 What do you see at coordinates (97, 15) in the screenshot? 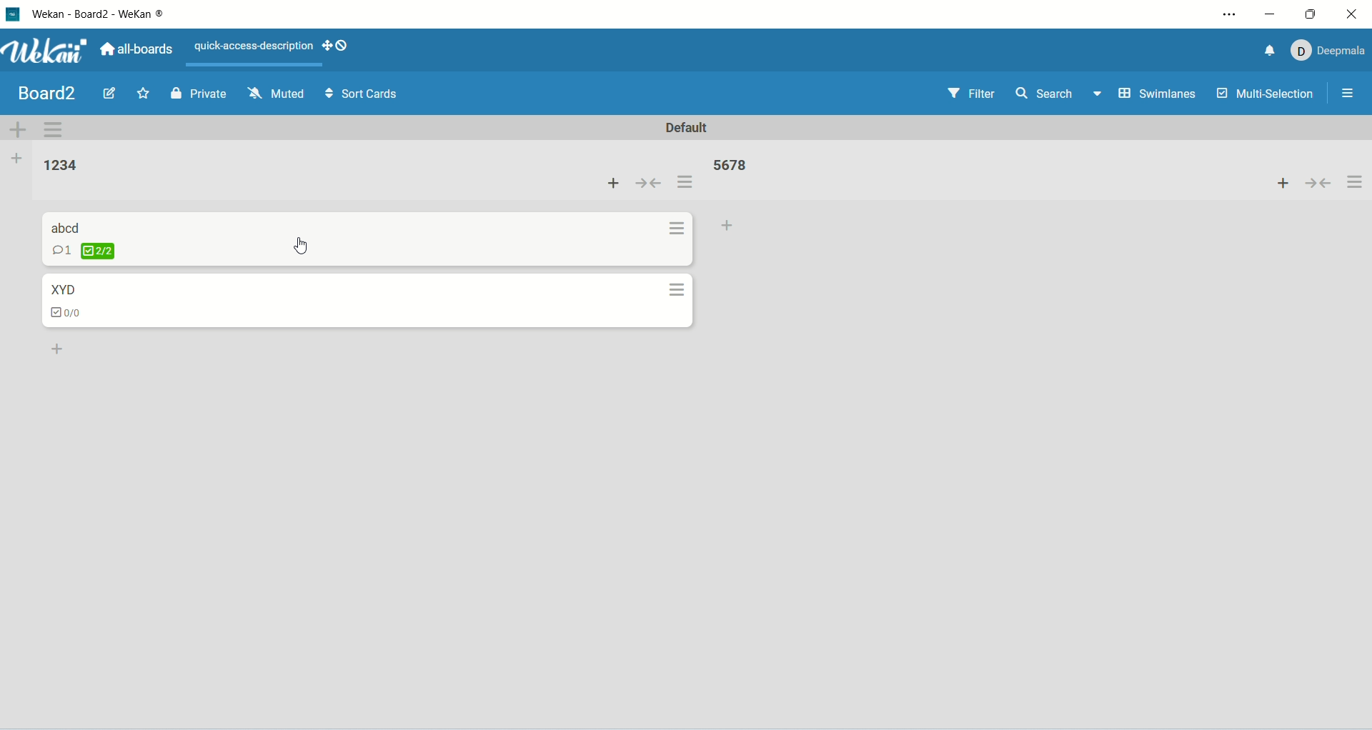
I see `wekan-wekan` at bounding box center [97, 15].